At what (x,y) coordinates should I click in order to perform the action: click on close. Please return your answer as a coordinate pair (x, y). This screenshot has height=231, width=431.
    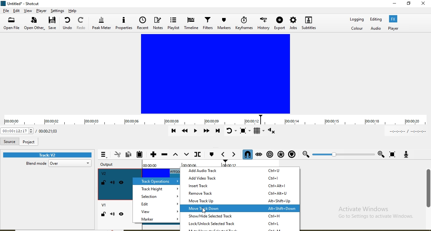
    Looking at the image, I should click on (423, 7).